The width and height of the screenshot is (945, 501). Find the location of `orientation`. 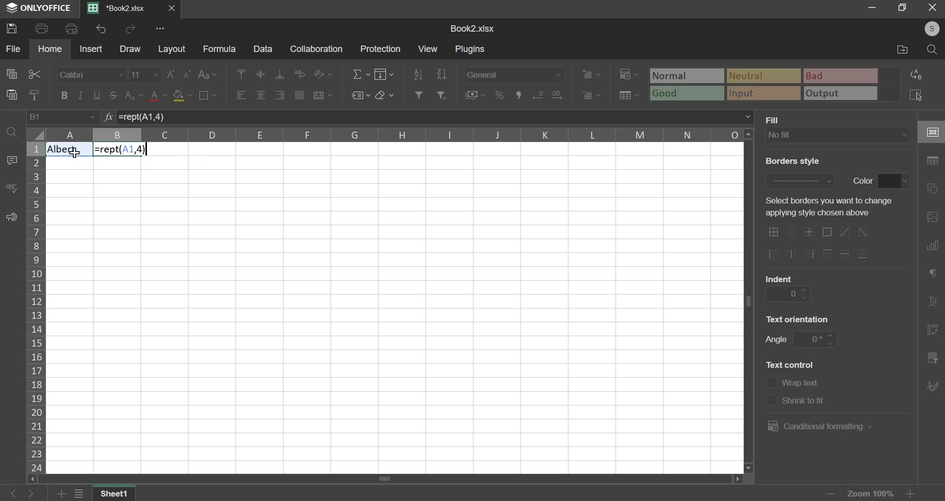

orientation is located at coordinates (322, 73).